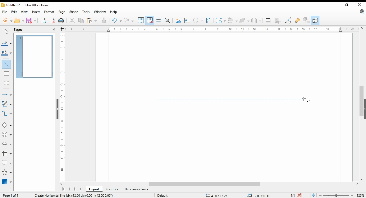 The image size is (366, 198). What do you see at coordinates (150, 21) in the screenshot?
I see `snap to grids` at bounding box center [150, 21].